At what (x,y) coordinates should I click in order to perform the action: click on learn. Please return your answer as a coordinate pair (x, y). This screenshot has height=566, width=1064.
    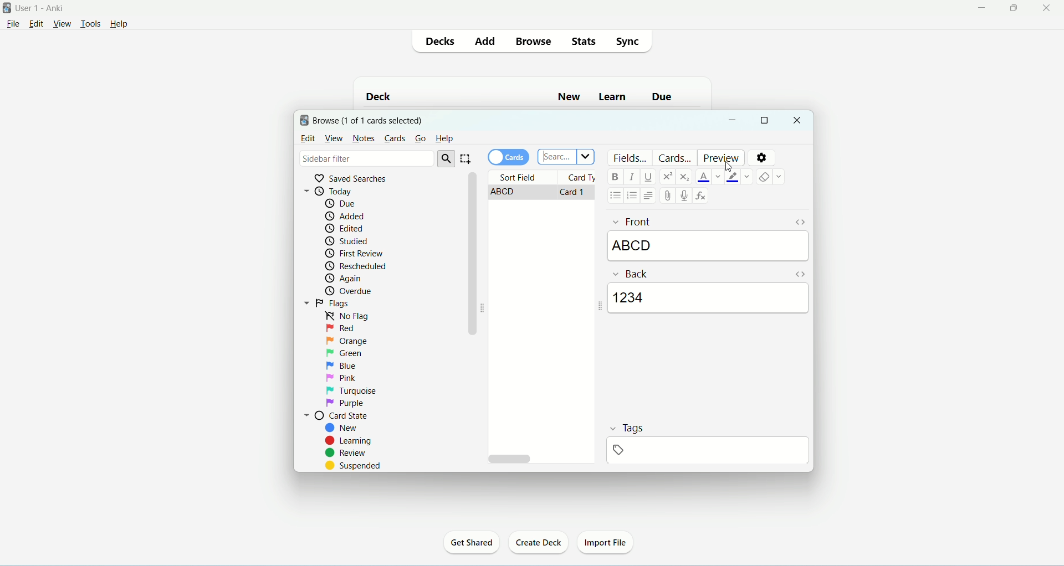
    Looking at the image, I should click on (614, 97).